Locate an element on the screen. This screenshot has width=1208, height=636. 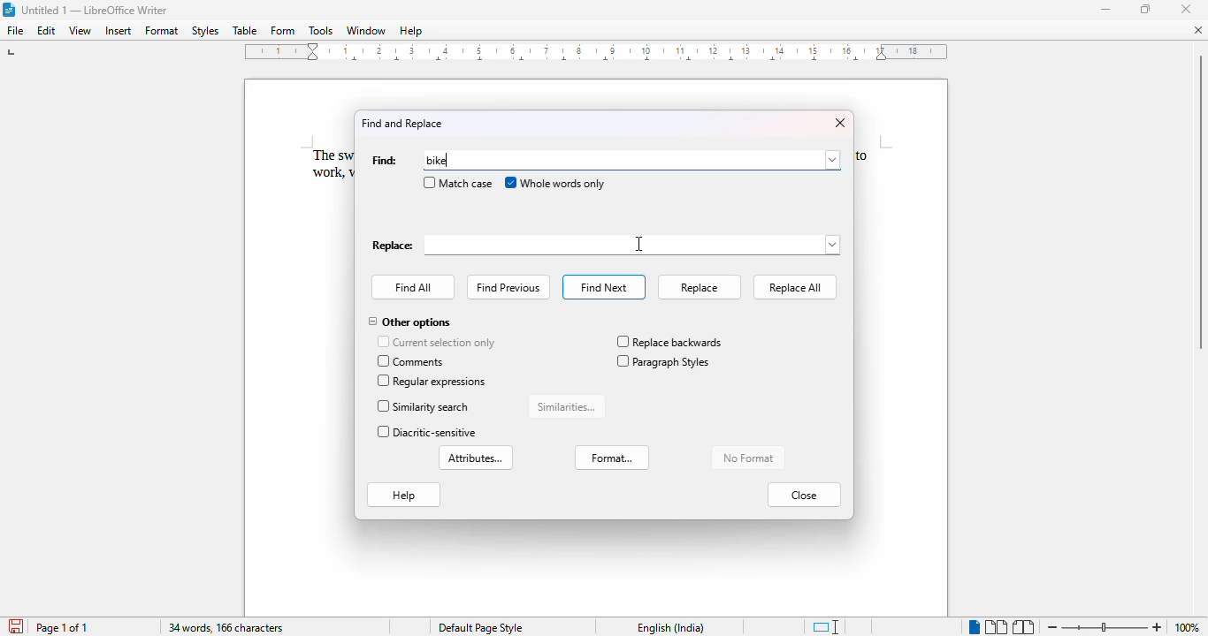
to is located at coordinates (861, 155).